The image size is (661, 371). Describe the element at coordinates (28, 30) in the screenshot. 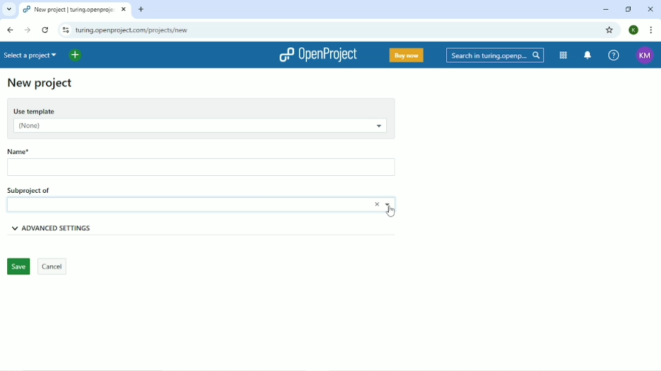

I see `Forward` at that location.